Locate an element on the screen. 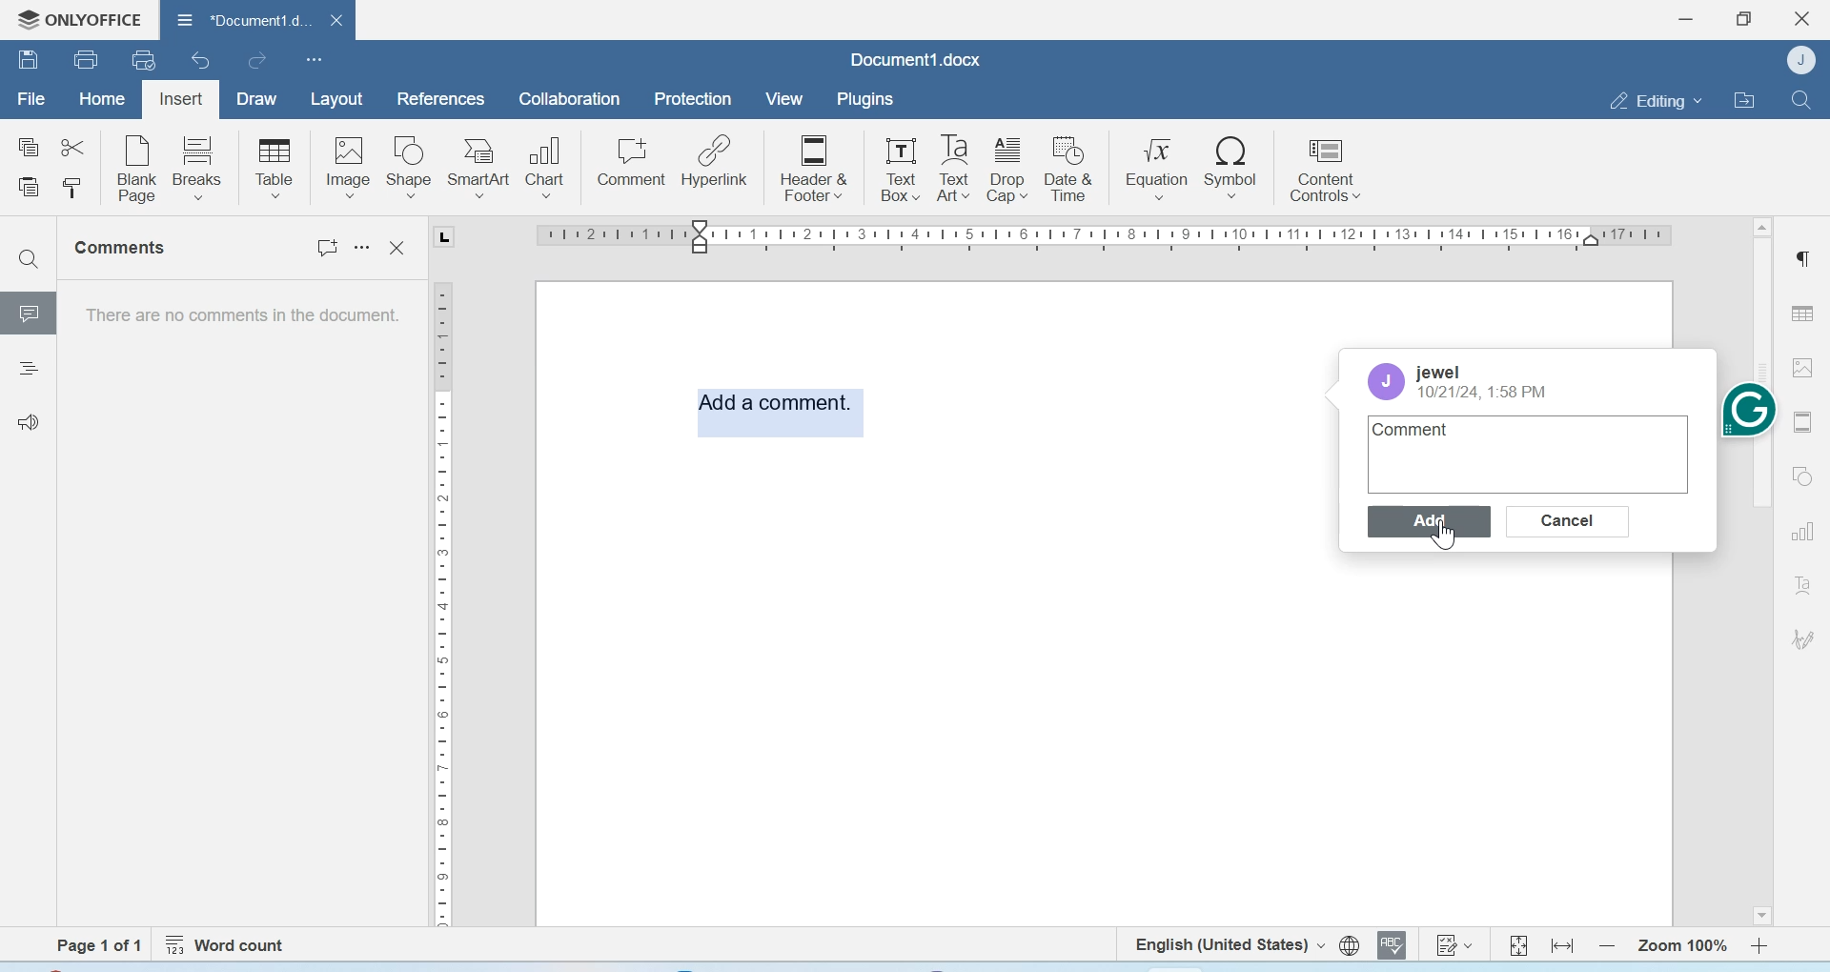 The width and height of the screenshot is (1830, 972). set document language is located at coordinates (1350, 945).